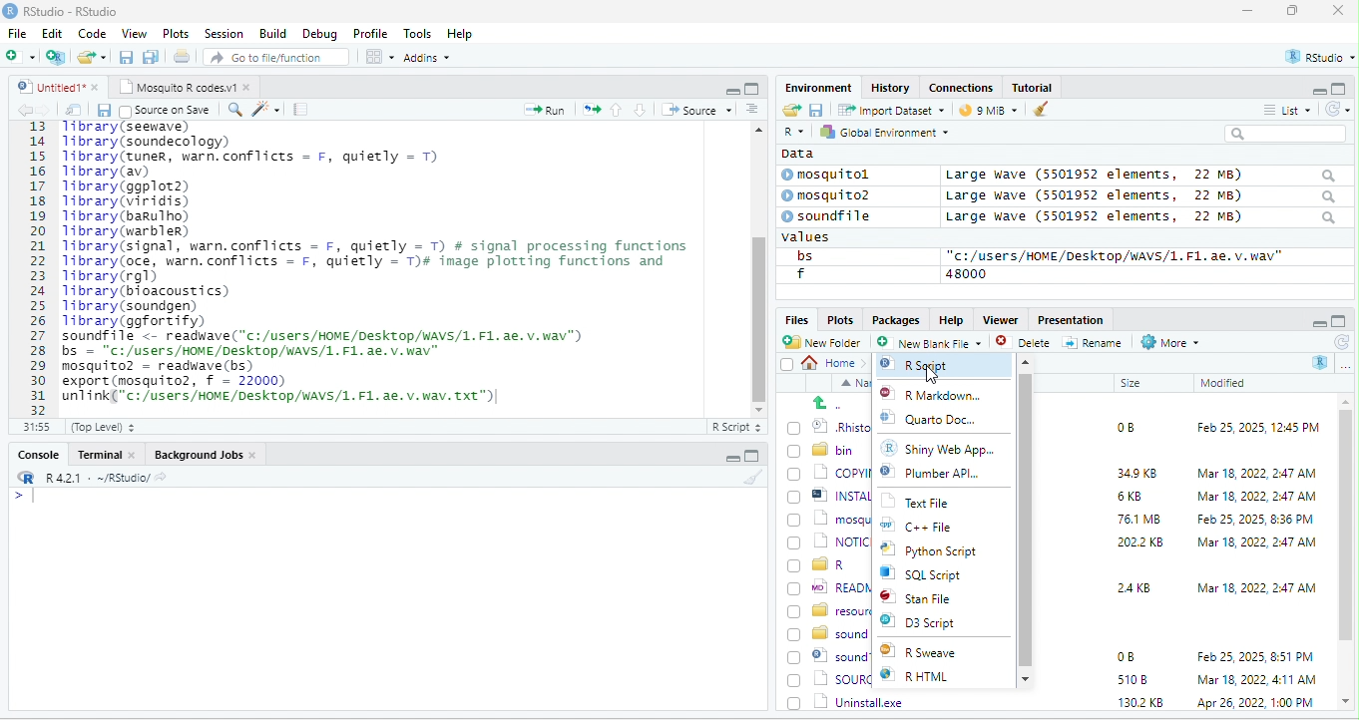 Image resolution: width=1359 pixels, height=720 pixels. What do you see at coordinates (828, 657) in the screenshot?
I see `© sound1R` at bounding box center [828, 657].